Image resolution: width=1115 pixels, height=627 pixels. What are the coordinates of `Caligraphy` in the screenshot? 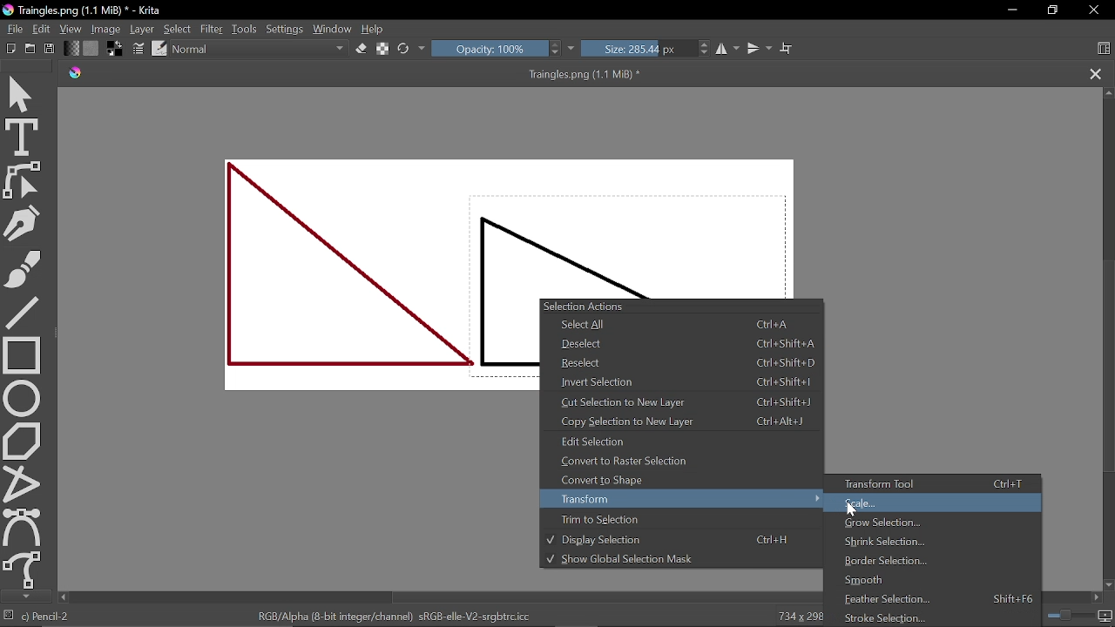 It's located at (23, 221).